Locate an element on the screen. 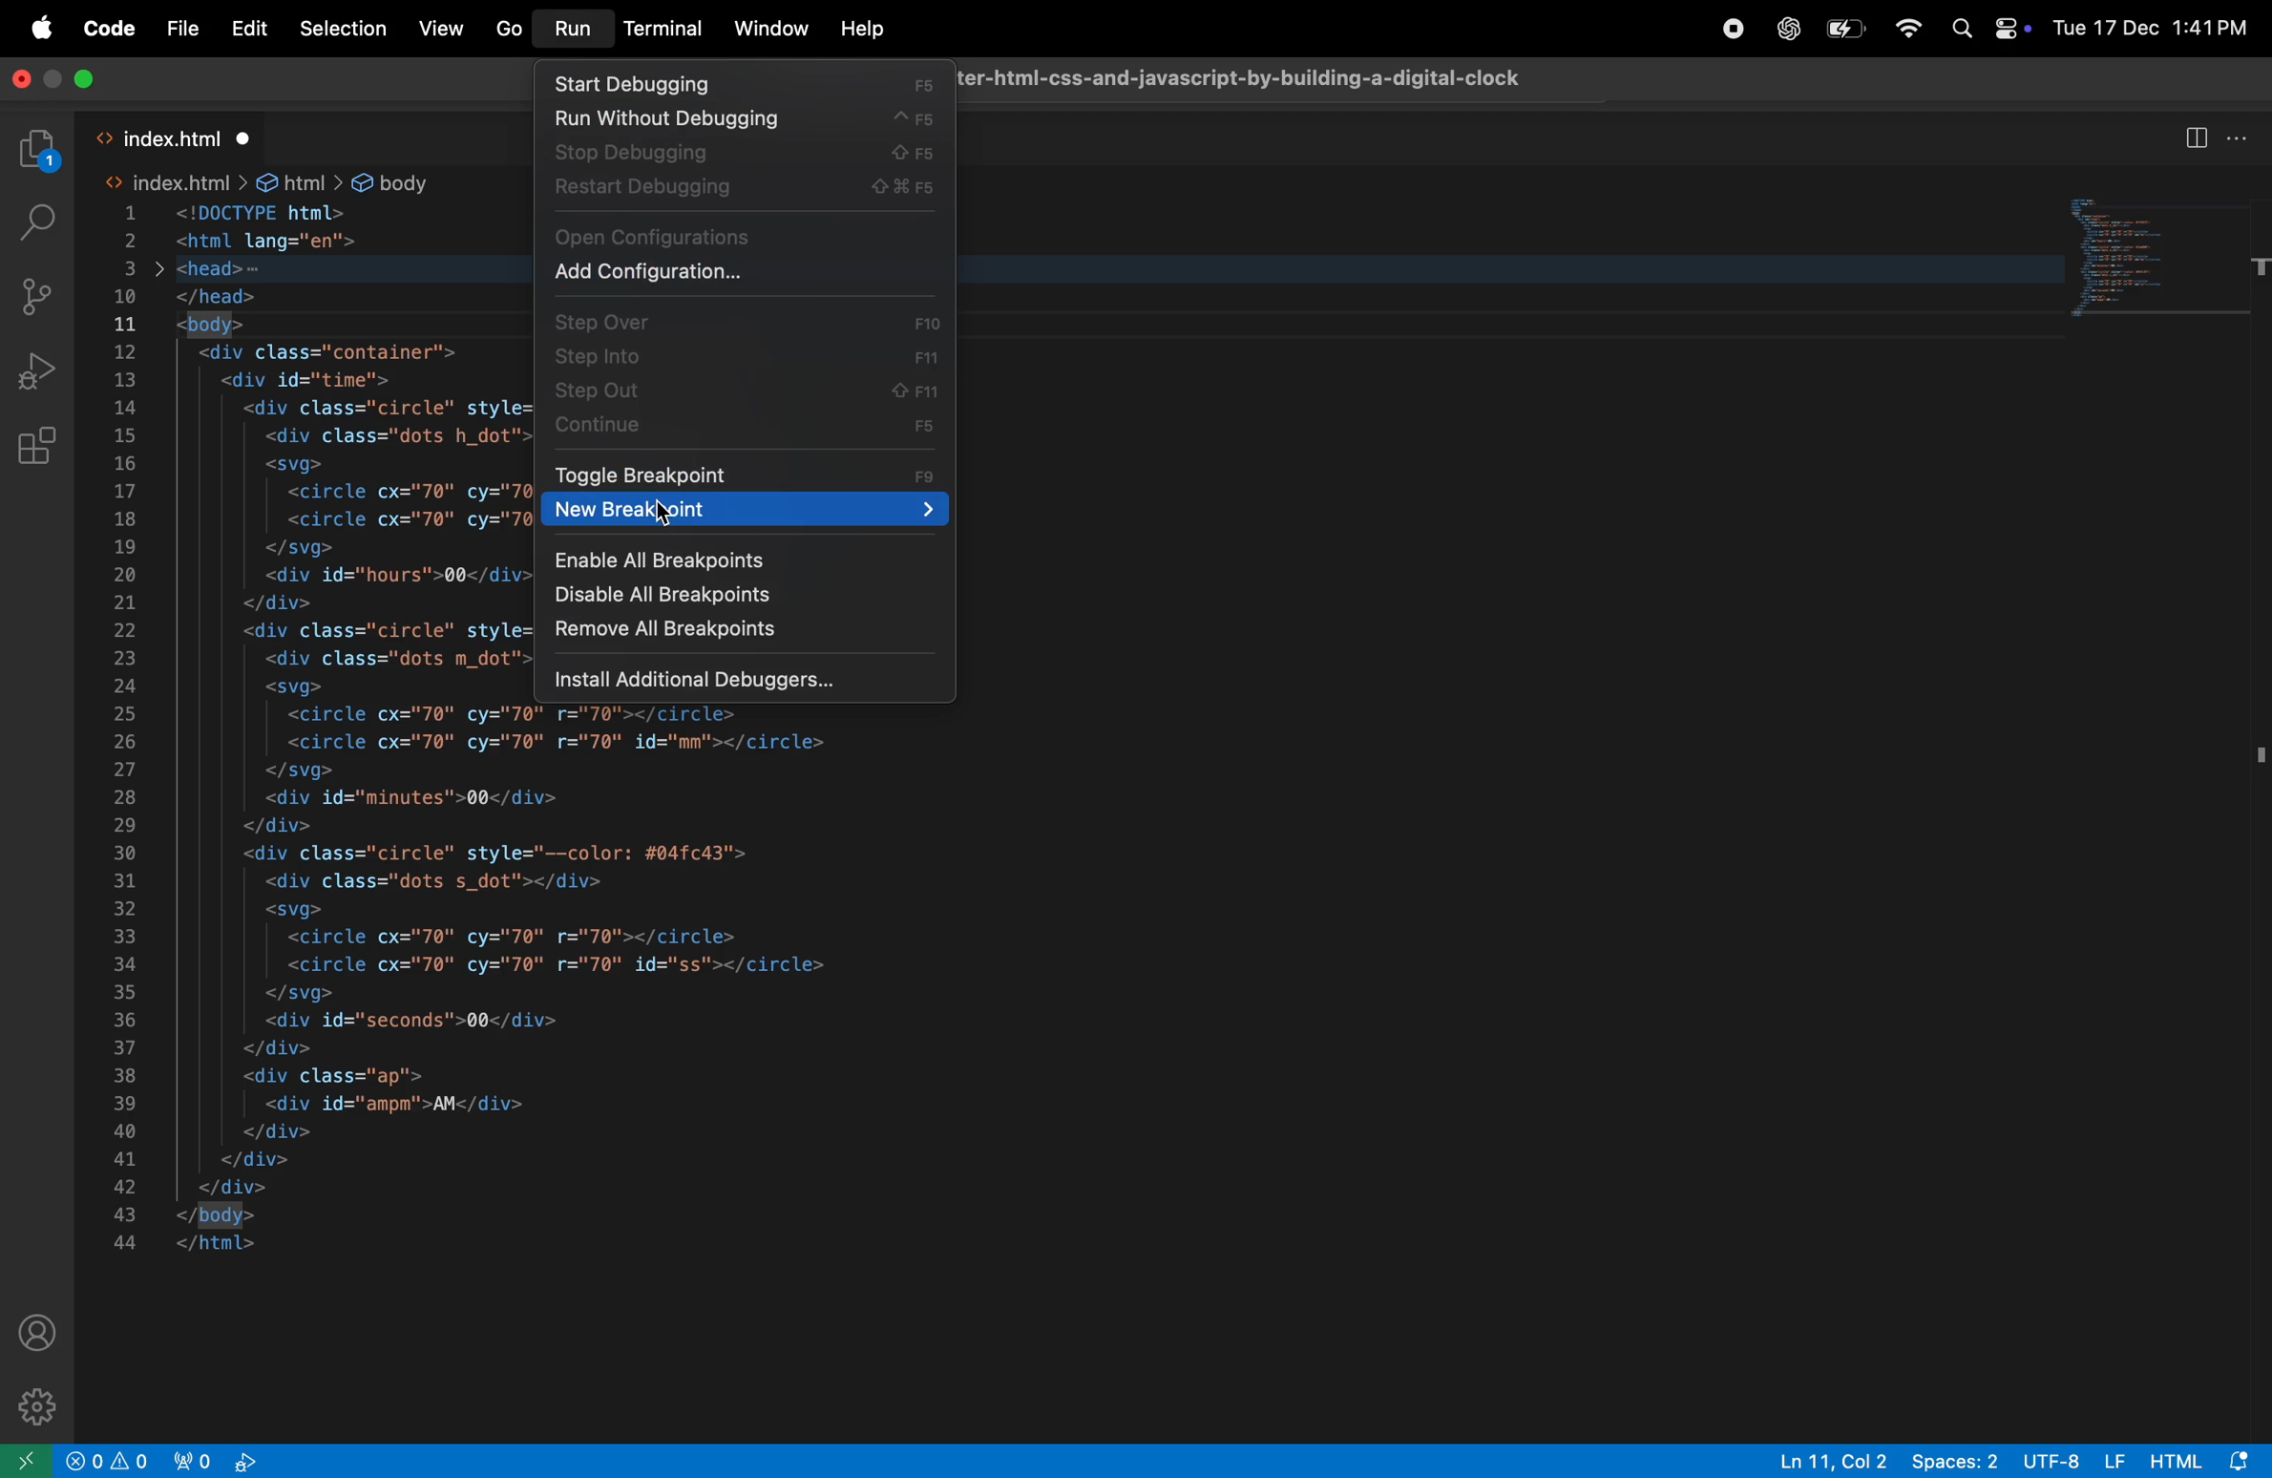  Edit is located at coordinates (250, 29).